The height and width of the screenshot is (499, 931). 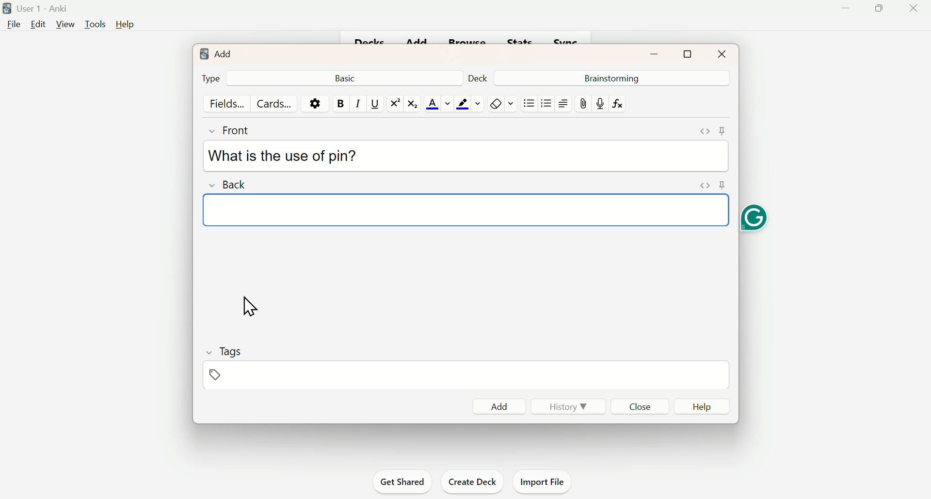 I want to click on Create Deck, so click(x=470, y=481).